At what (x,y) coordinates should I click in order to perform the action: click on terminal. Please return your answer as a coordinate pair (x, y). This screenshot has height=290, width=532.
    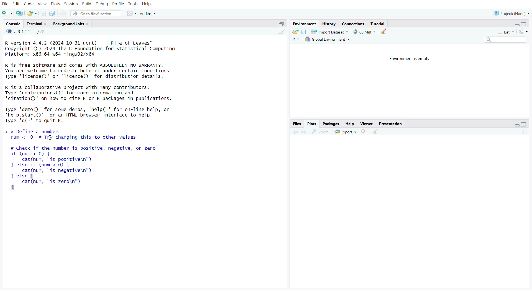
    Looking at the image, I should click on (37, 24).